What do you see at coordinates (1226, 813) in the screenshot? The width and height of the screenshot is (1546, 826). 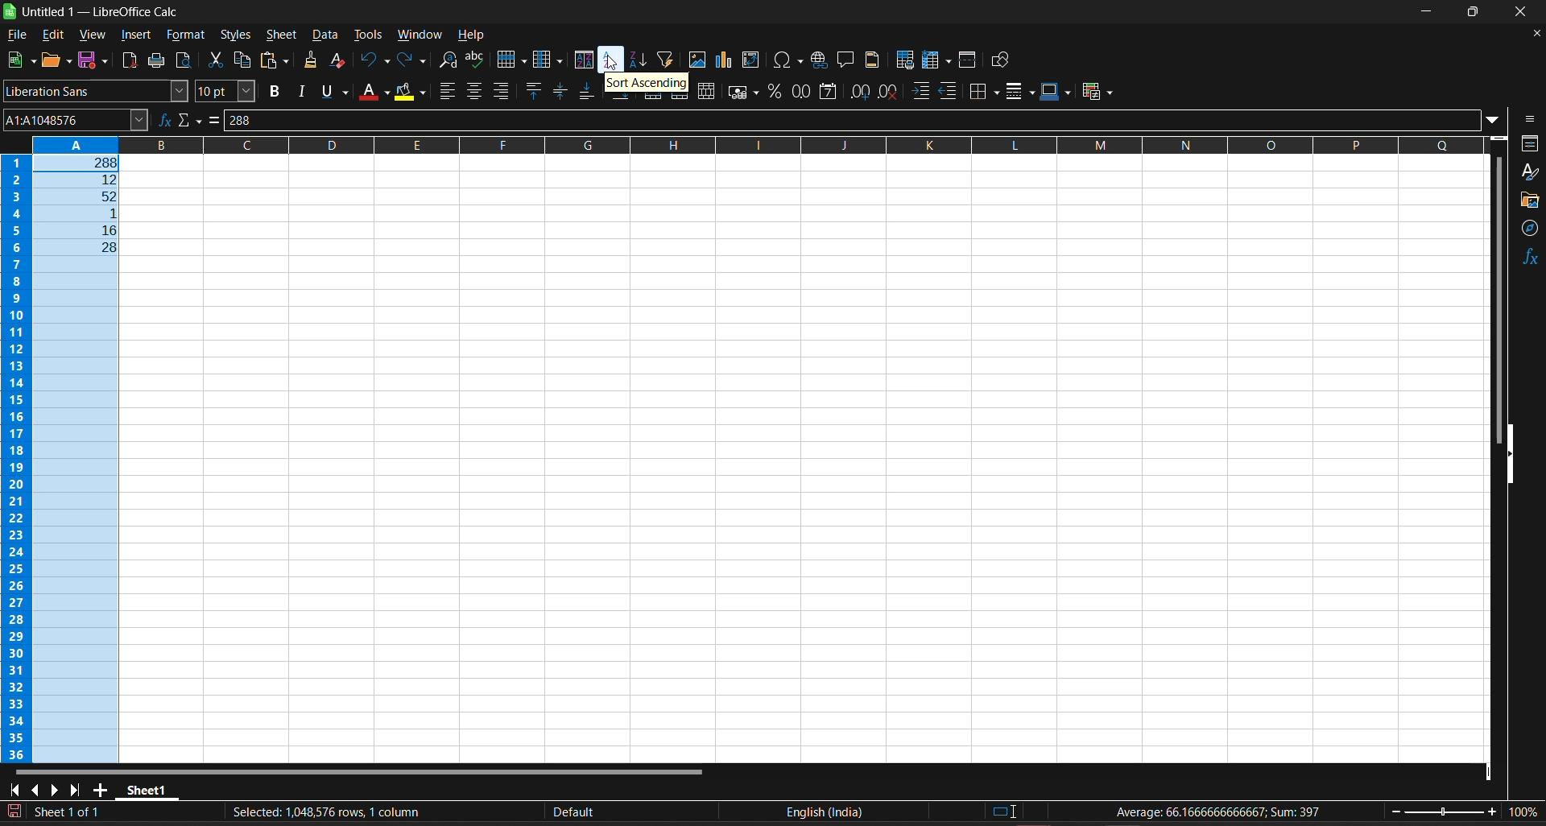 I see `formula` at bounding box center [1226, 813].